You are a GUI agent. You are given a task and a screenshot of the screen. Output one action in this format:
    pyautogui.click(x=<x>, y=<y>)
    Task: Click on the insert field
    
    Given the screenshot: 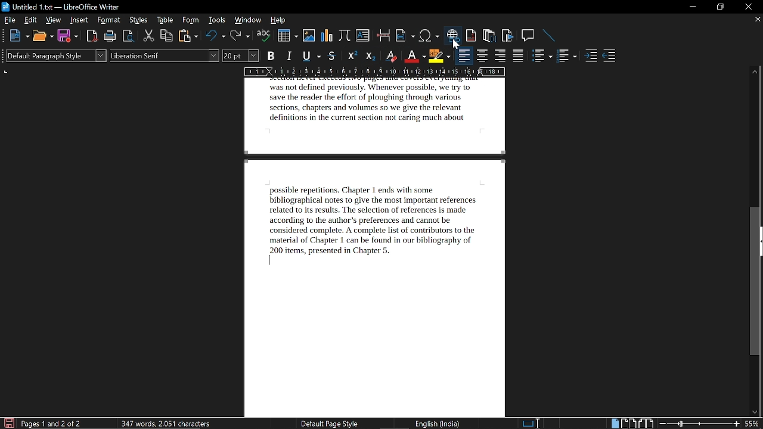 What is the action you would take?
    pyautogui.click(x=406, y=36)
    